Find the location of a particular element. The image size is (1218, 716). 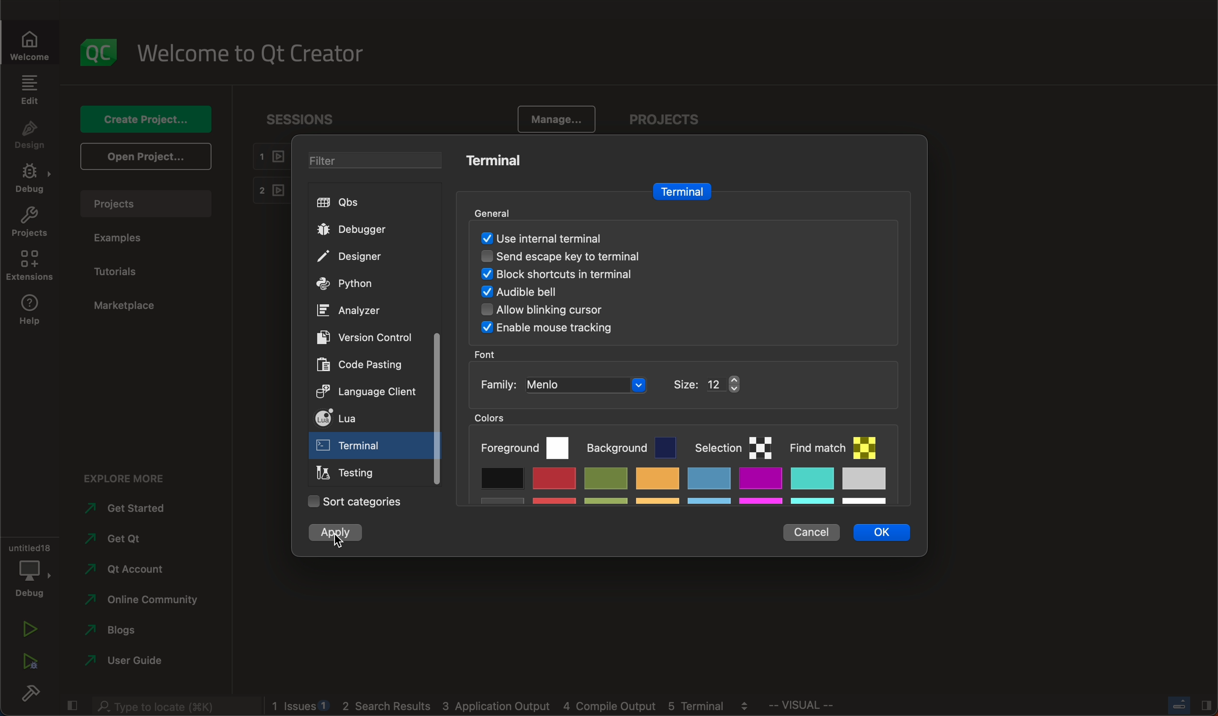

projects is located at coordinates (30, 224).